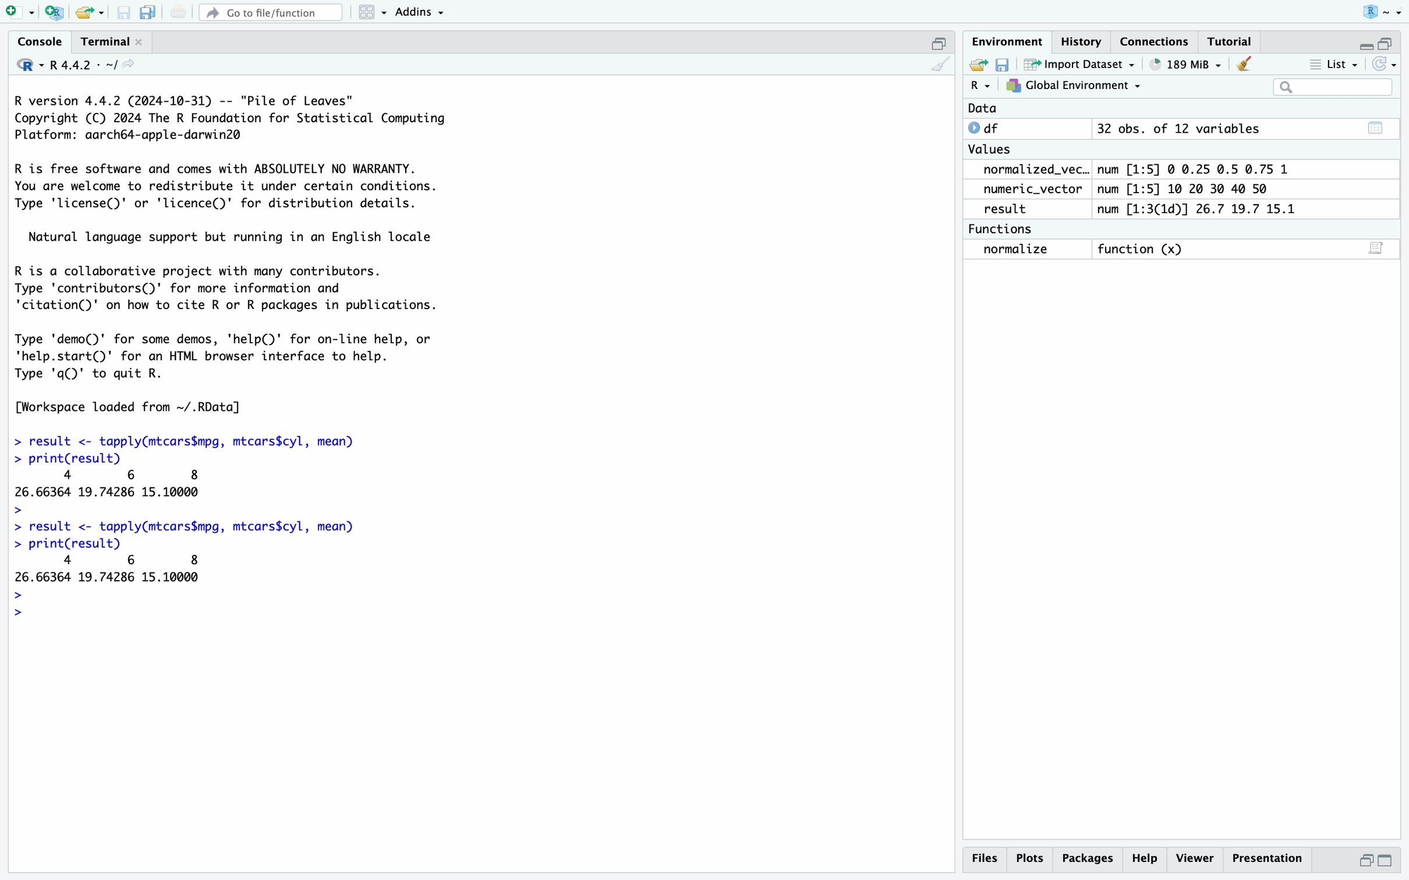 The height and width of the screenshot is (880, 1409). Describe the element at coordinates (89, 12) in the screenshot. I see `Open existing file` at that location.